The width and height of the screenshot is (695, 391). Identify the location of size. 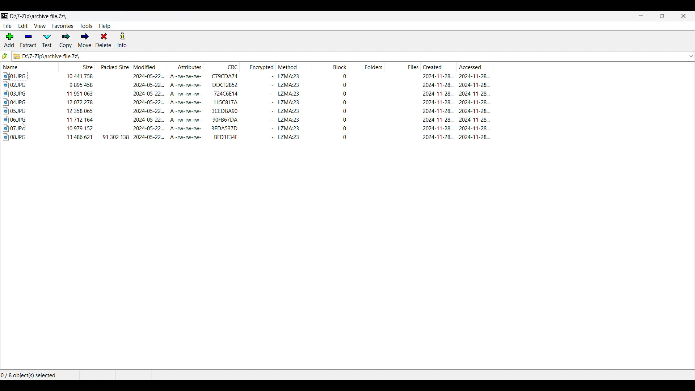
(80, 128).